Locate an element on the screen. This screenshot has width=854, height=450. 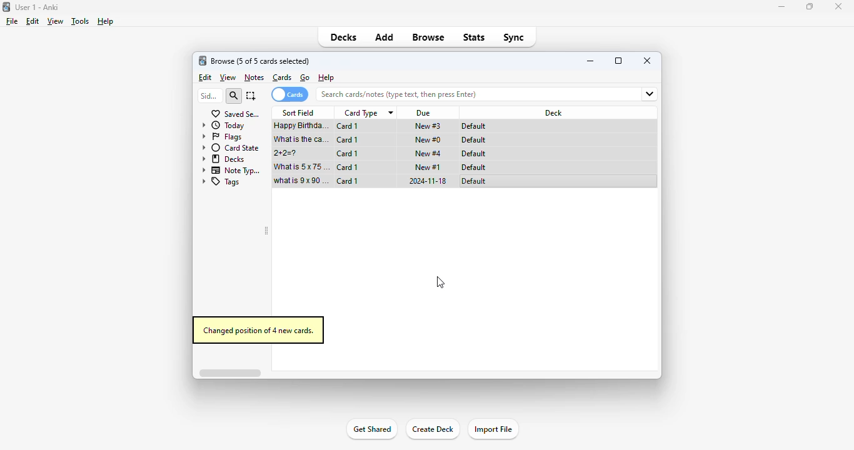
deck is located at coordinates (555, 112).